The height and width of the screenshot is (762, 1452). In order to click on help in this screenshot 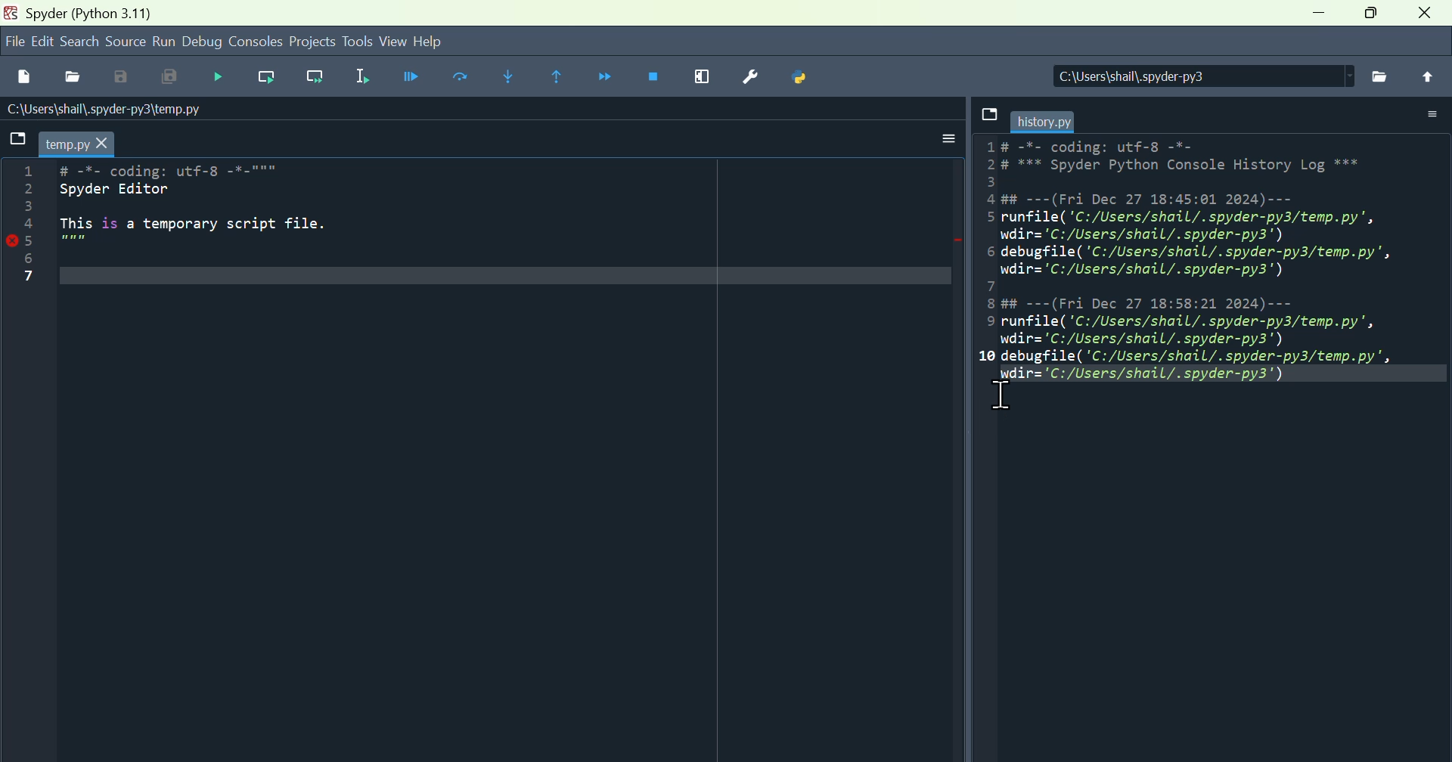, I will do `click(431, 40)`.